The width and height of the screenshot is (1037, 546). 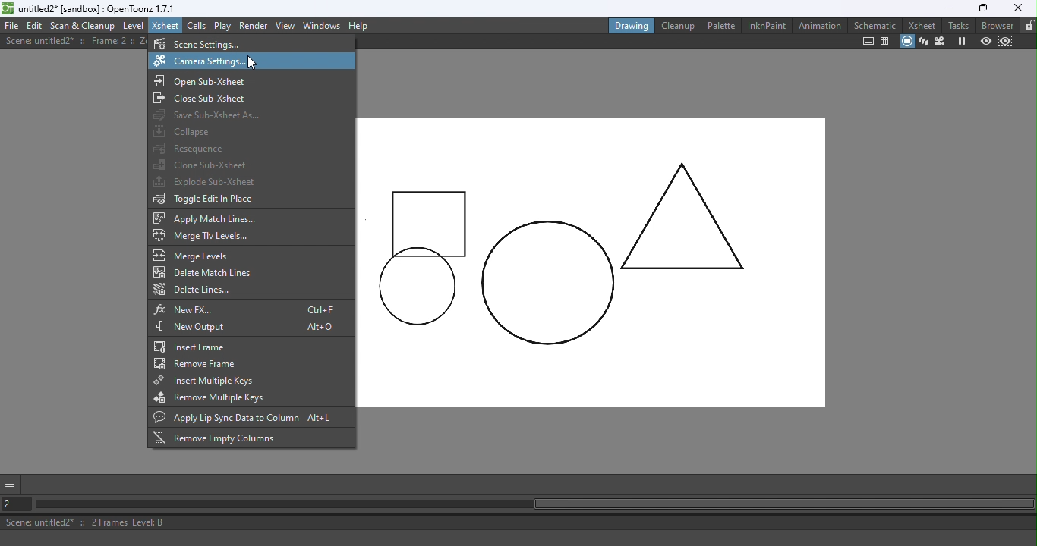 I want to click on Apply match lines, so click(x=210, y=218).